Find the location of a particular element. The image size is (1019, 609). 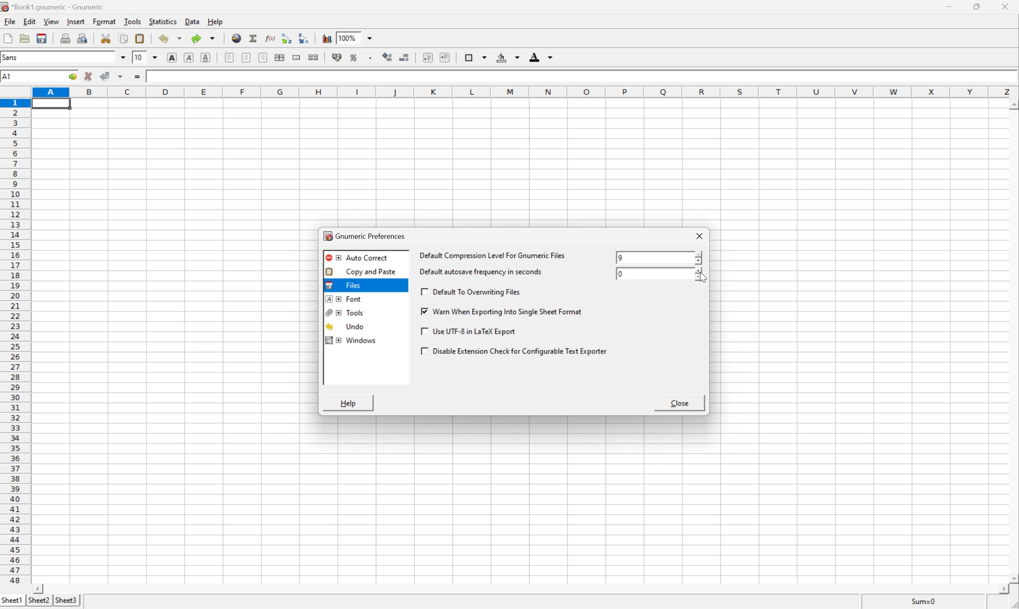

scroll down is located at coordinates (1012, 579).